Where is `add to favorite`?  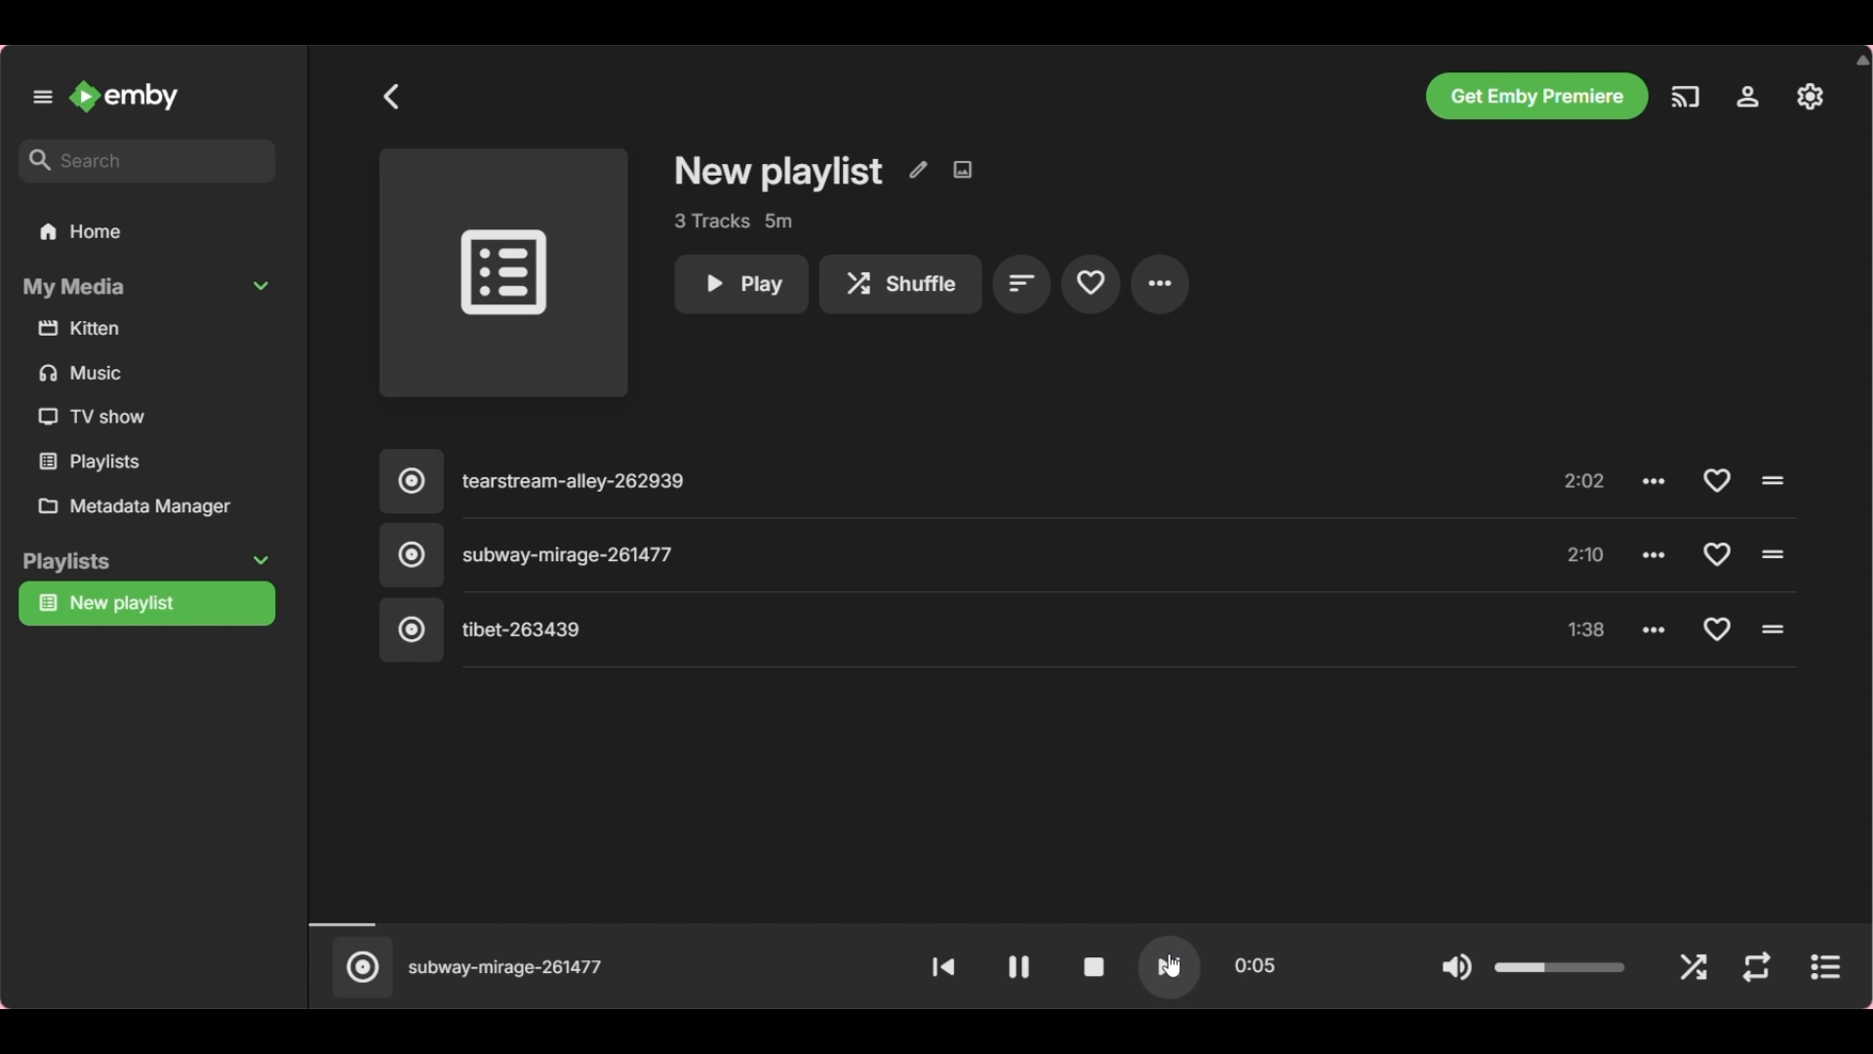
add to favorite is located at coordinates (1714, 480).